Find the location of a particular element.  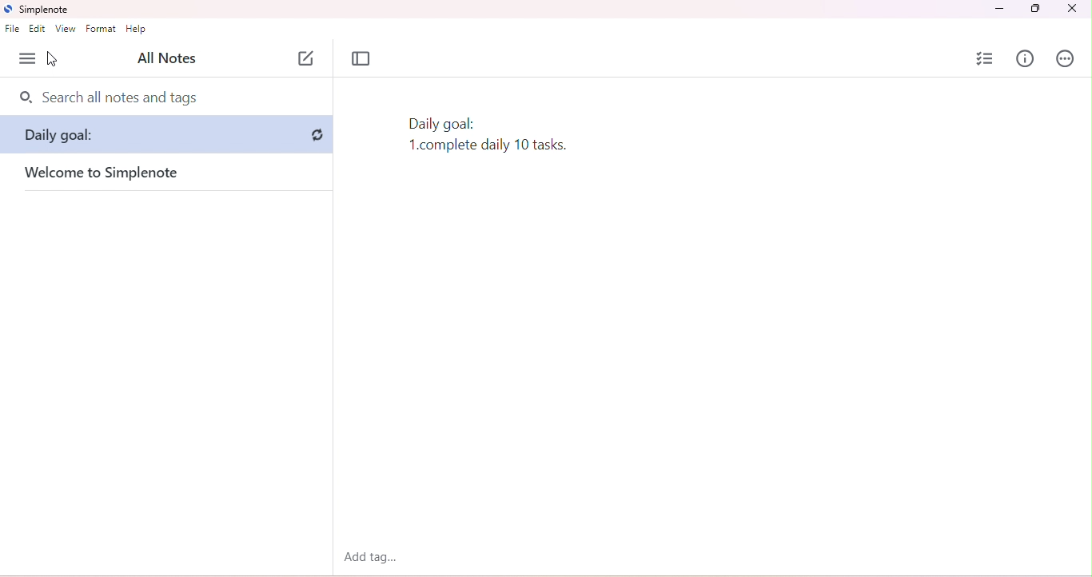

search bar is located at coordinates (168, 94).